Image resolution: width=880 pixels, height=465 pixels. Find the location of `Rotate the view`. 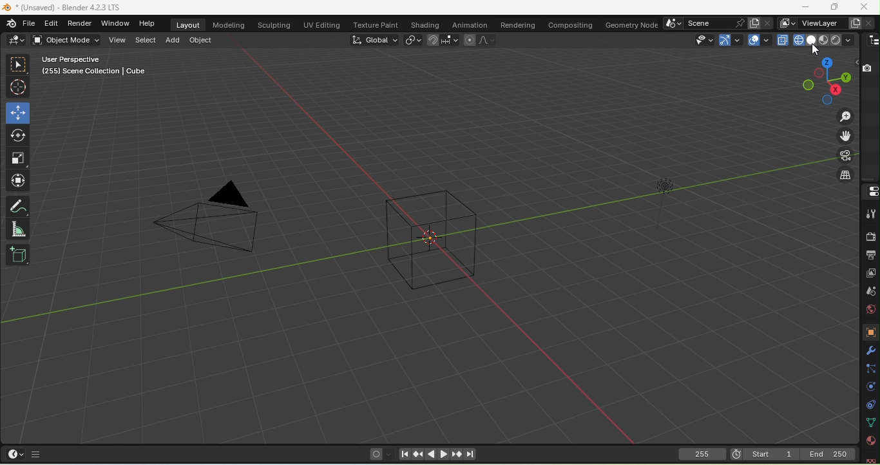

Rotate the view is located at coordinates (819, 73).